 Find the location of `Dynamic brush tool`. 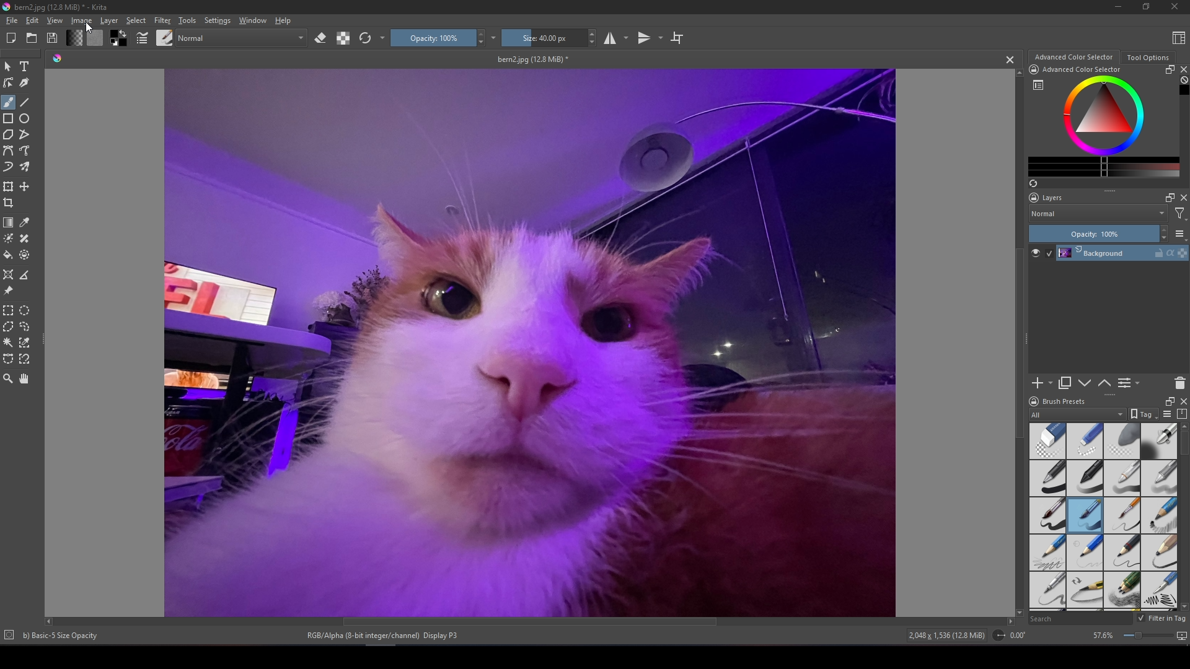

Dynamic brush tool is located at coordinates (9, 166).